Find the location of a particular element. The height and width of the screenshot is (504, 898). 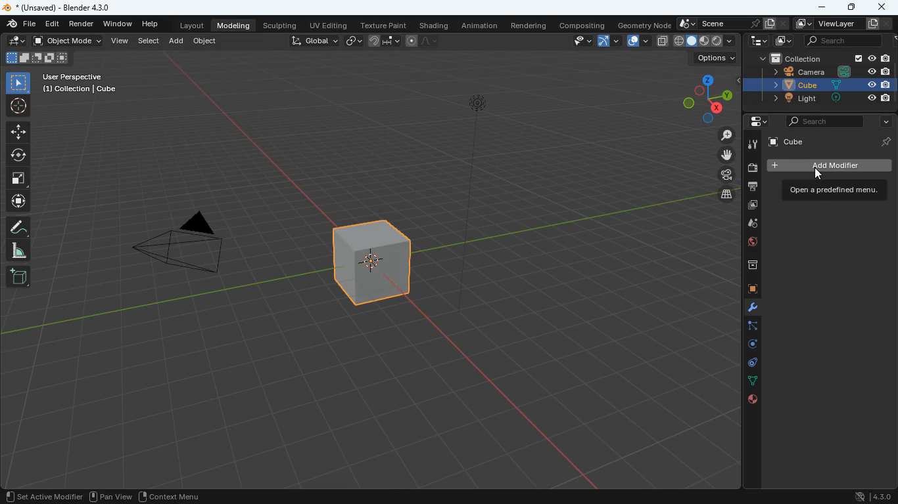

edge is located at coordinates (748, 327).